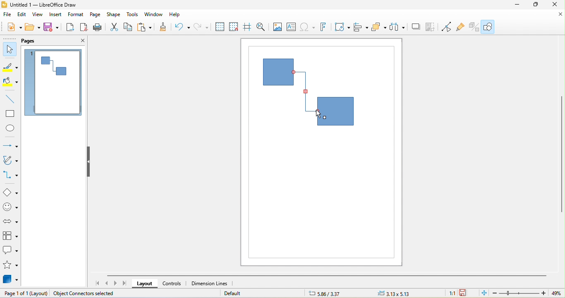 The height and width of the screenshot is (298, 565). I want to click on default, so click(238, 293).